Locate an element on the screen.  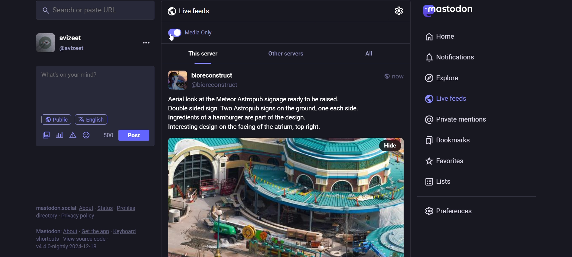
setting is located at coordinates (398, 11).